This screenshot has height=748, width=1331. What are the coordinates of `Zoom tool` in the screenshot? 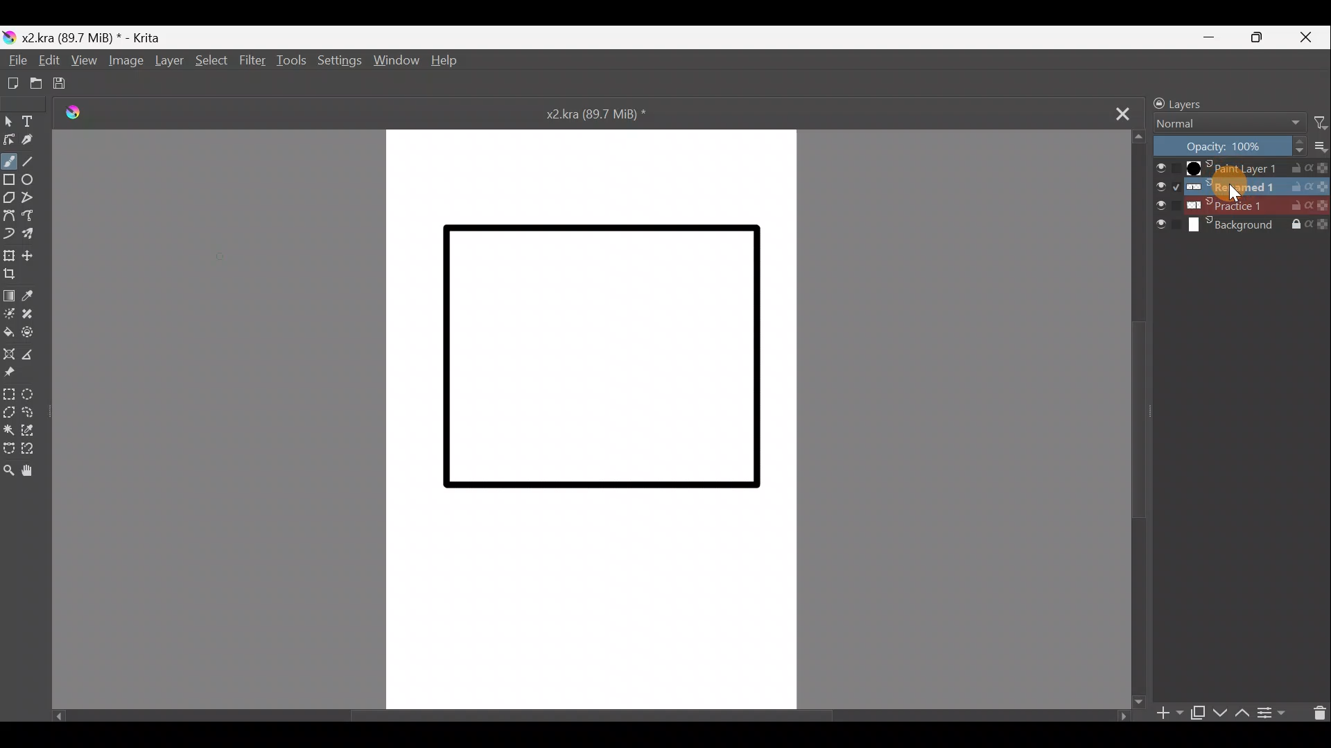 It's located at (8, 467).